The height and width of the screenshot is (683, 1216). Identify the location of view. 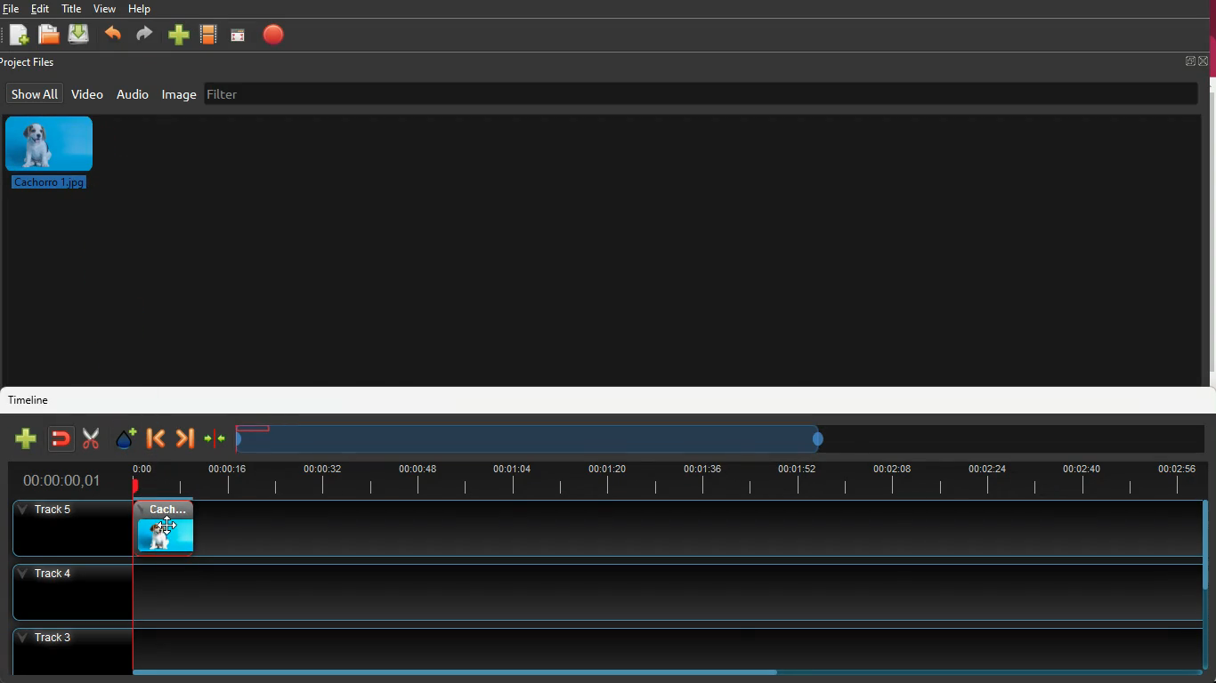
(107, 10).